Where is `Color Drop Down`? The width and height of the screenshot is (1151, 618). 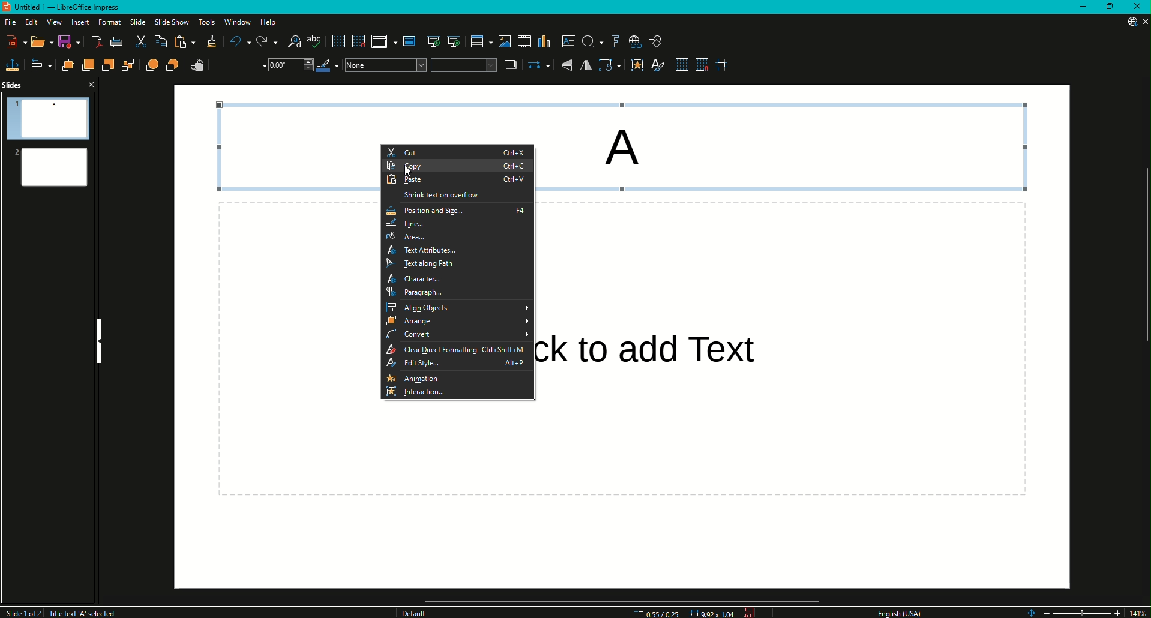
Color Drop Down is located at coordinates (383, 67).